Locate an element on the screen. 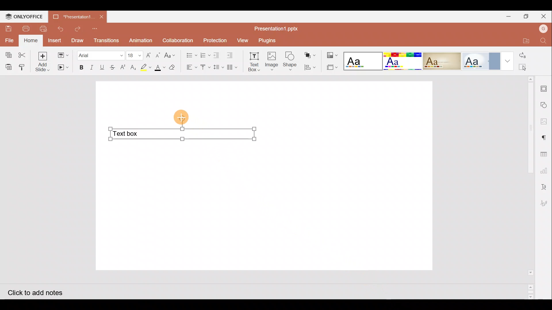 The image size is (552, 310). Superscript is located at coordinates (124, 68).